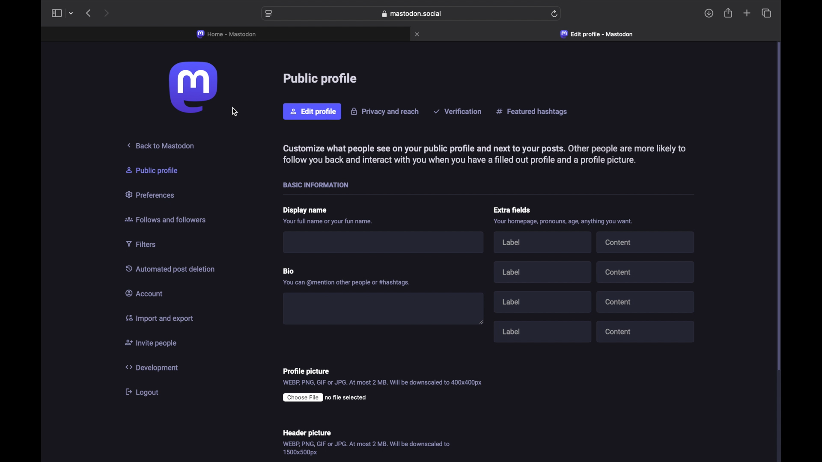 The height and width of the screenshot is (462, 822). What do you see at coordinates (532, 111) in the screenshot?
I see `featured hashtag` at bounding box center [532, 111].